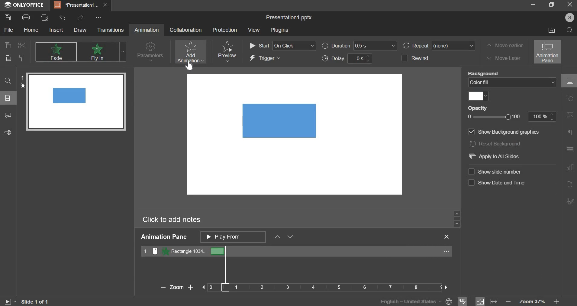  I want to click on Presentation1.pptx, so click(290, 17).